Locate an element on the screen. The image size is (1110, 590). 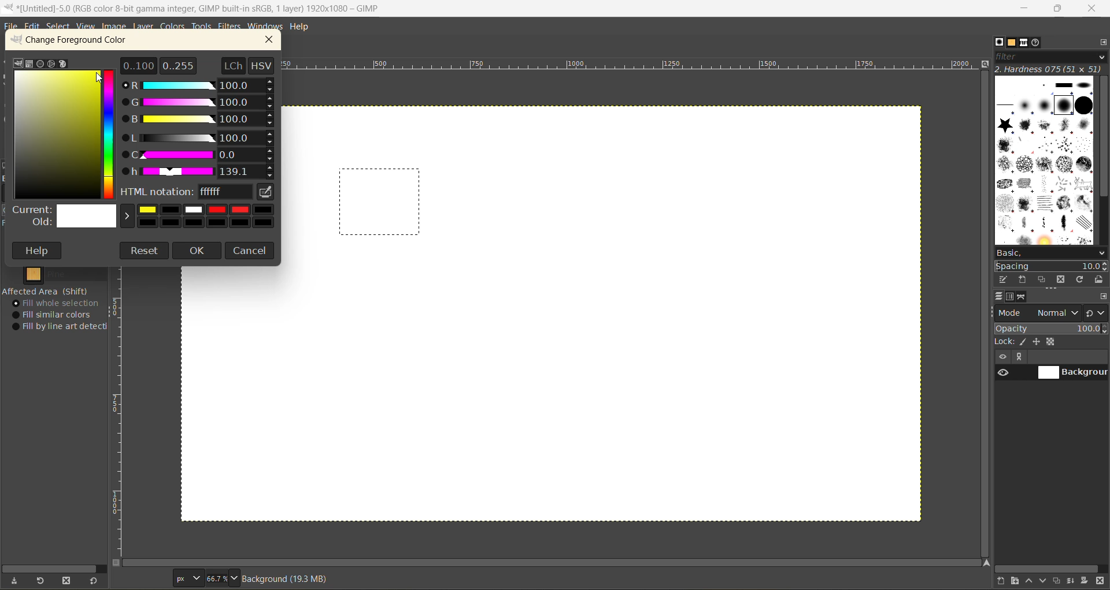
current and old colors is located at coordinates (145, 218).